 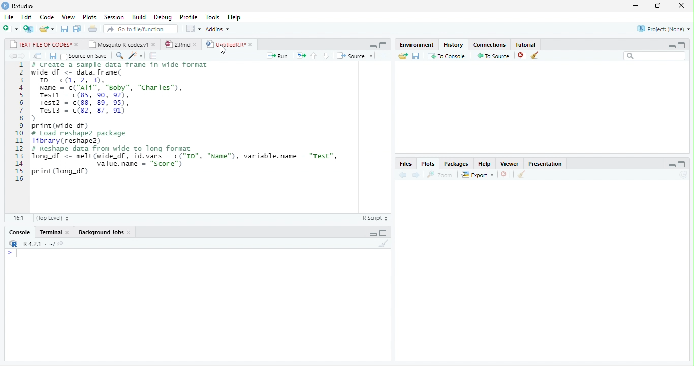 What do you see at coordinates (373, 233) in the screenshot?
I see `minimize` at bounding box center [373, 233].